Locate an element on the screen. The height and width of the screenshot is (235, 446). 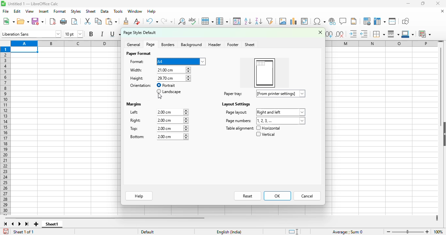
portrait is located at coordinates (166, 85).